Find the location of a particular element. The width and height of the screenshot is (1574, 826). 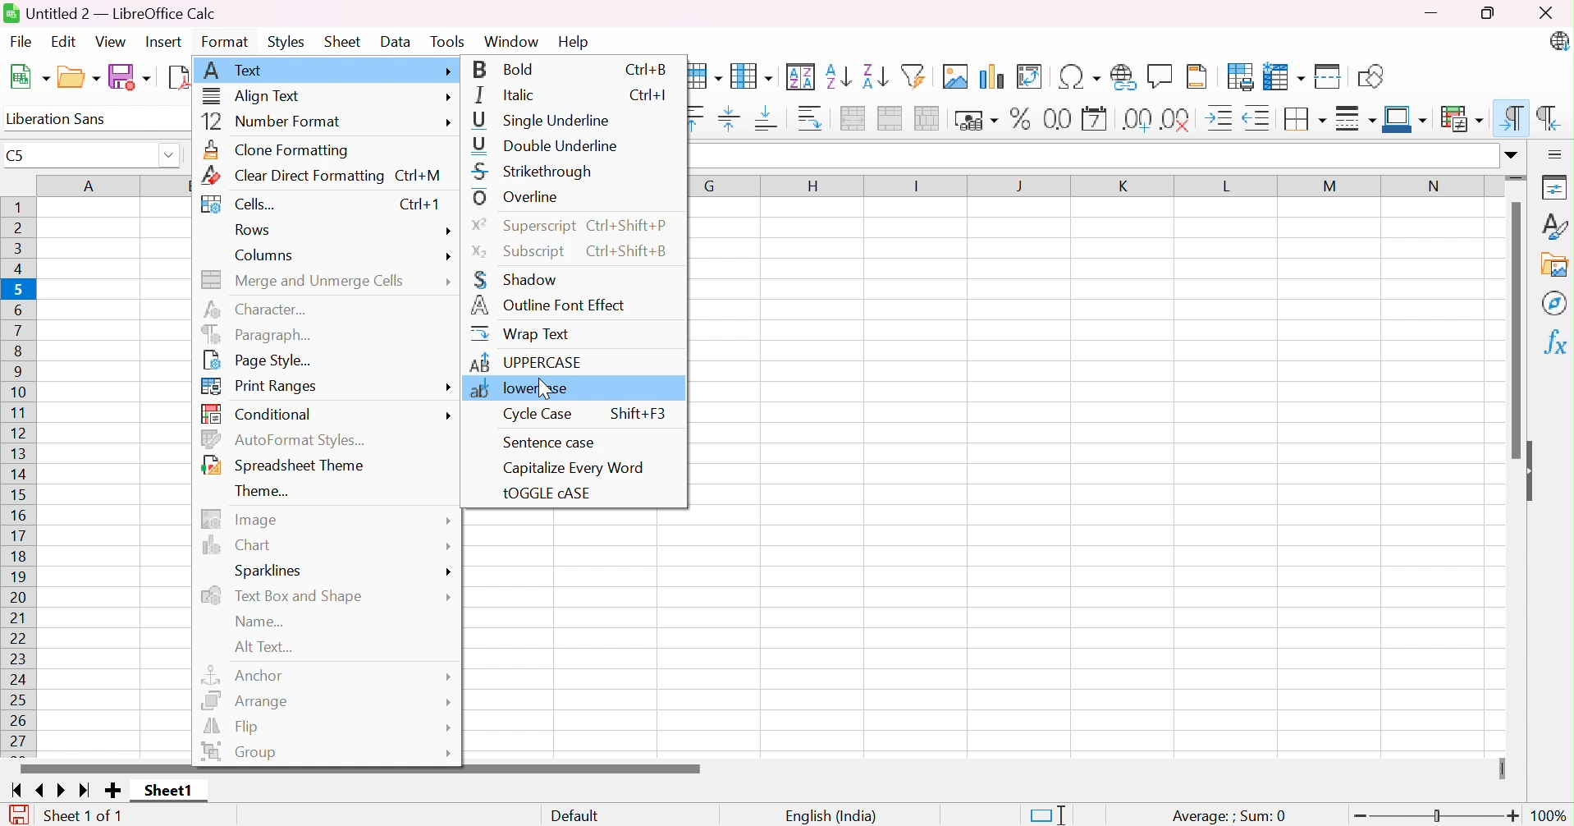

Format as Percent is located at coordinates (1022, 117).